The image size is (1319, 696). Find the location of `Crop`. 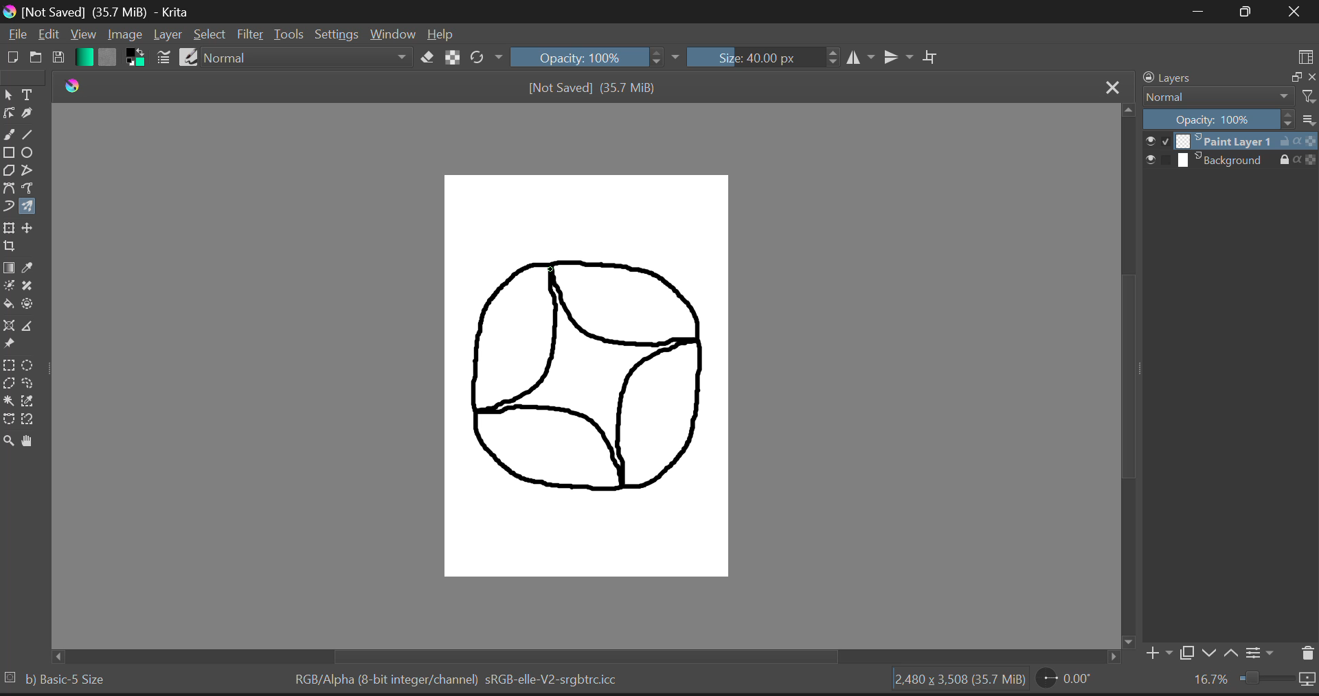

Crop is located at coordinates (932, 57).